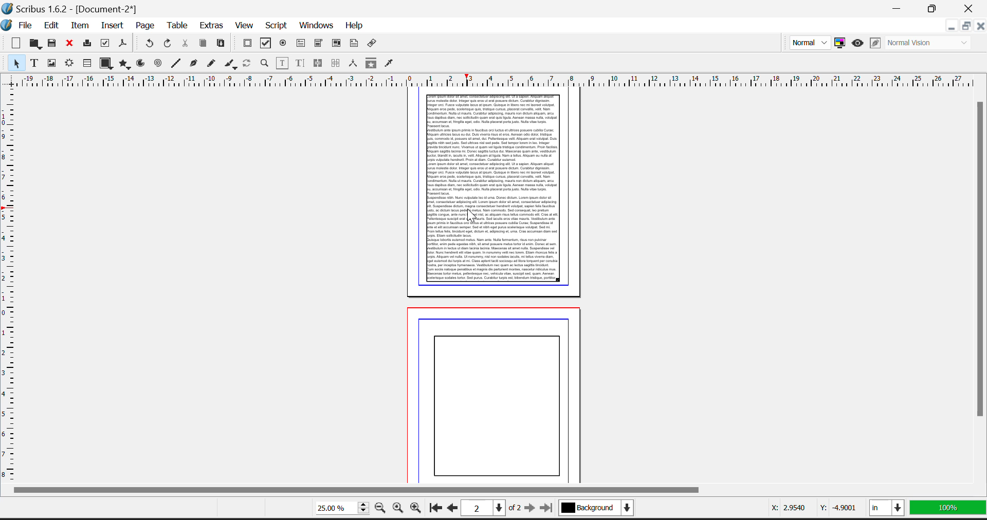  What do you see at coordinates (932, 42) in the screenshot?
I see `Normal Vision` at bounding box center [932, 42].